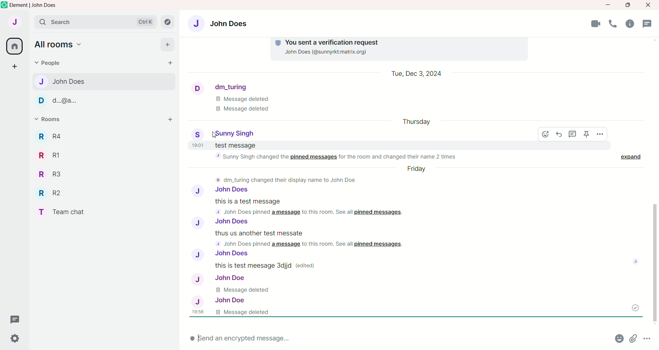  I want to click on R2, so click(53, 194).